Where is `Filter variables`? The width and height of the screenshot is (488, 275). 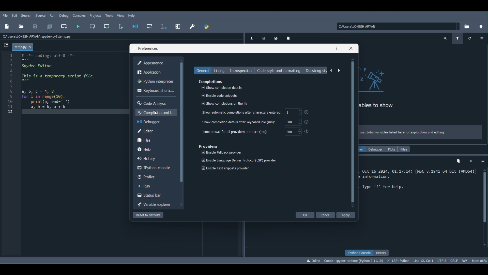 Filter variables is located at coordinates (459, 37).